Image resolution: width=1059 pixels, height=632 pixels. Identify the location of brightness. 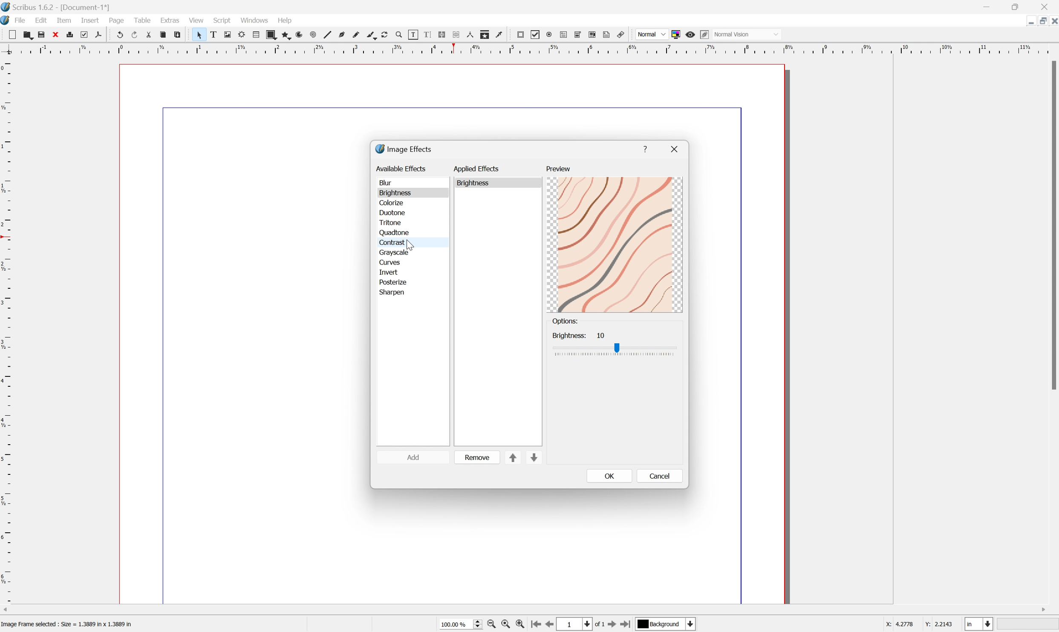
(475, 183).